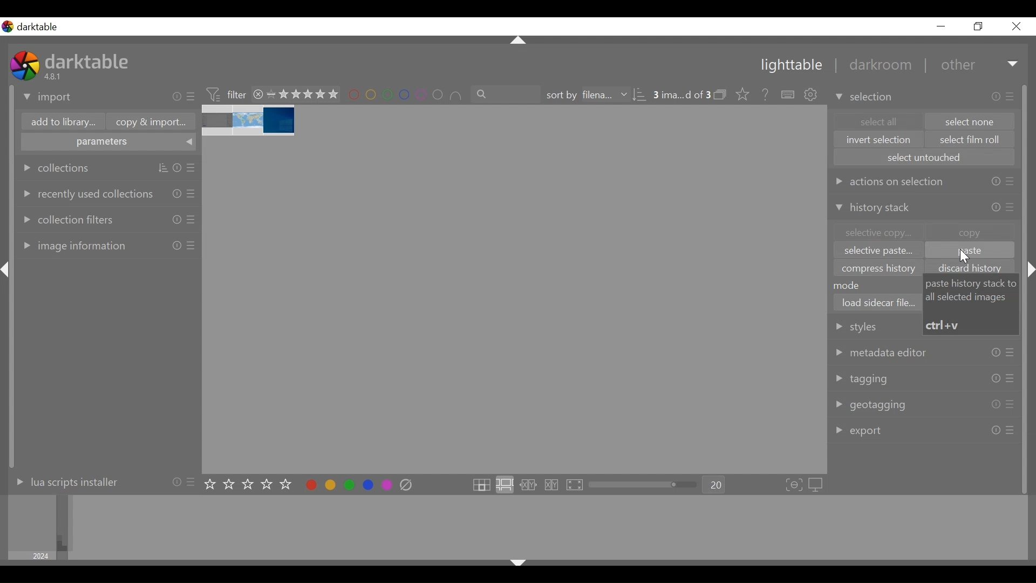  I want to click on number of image selected, so click(681, 95).